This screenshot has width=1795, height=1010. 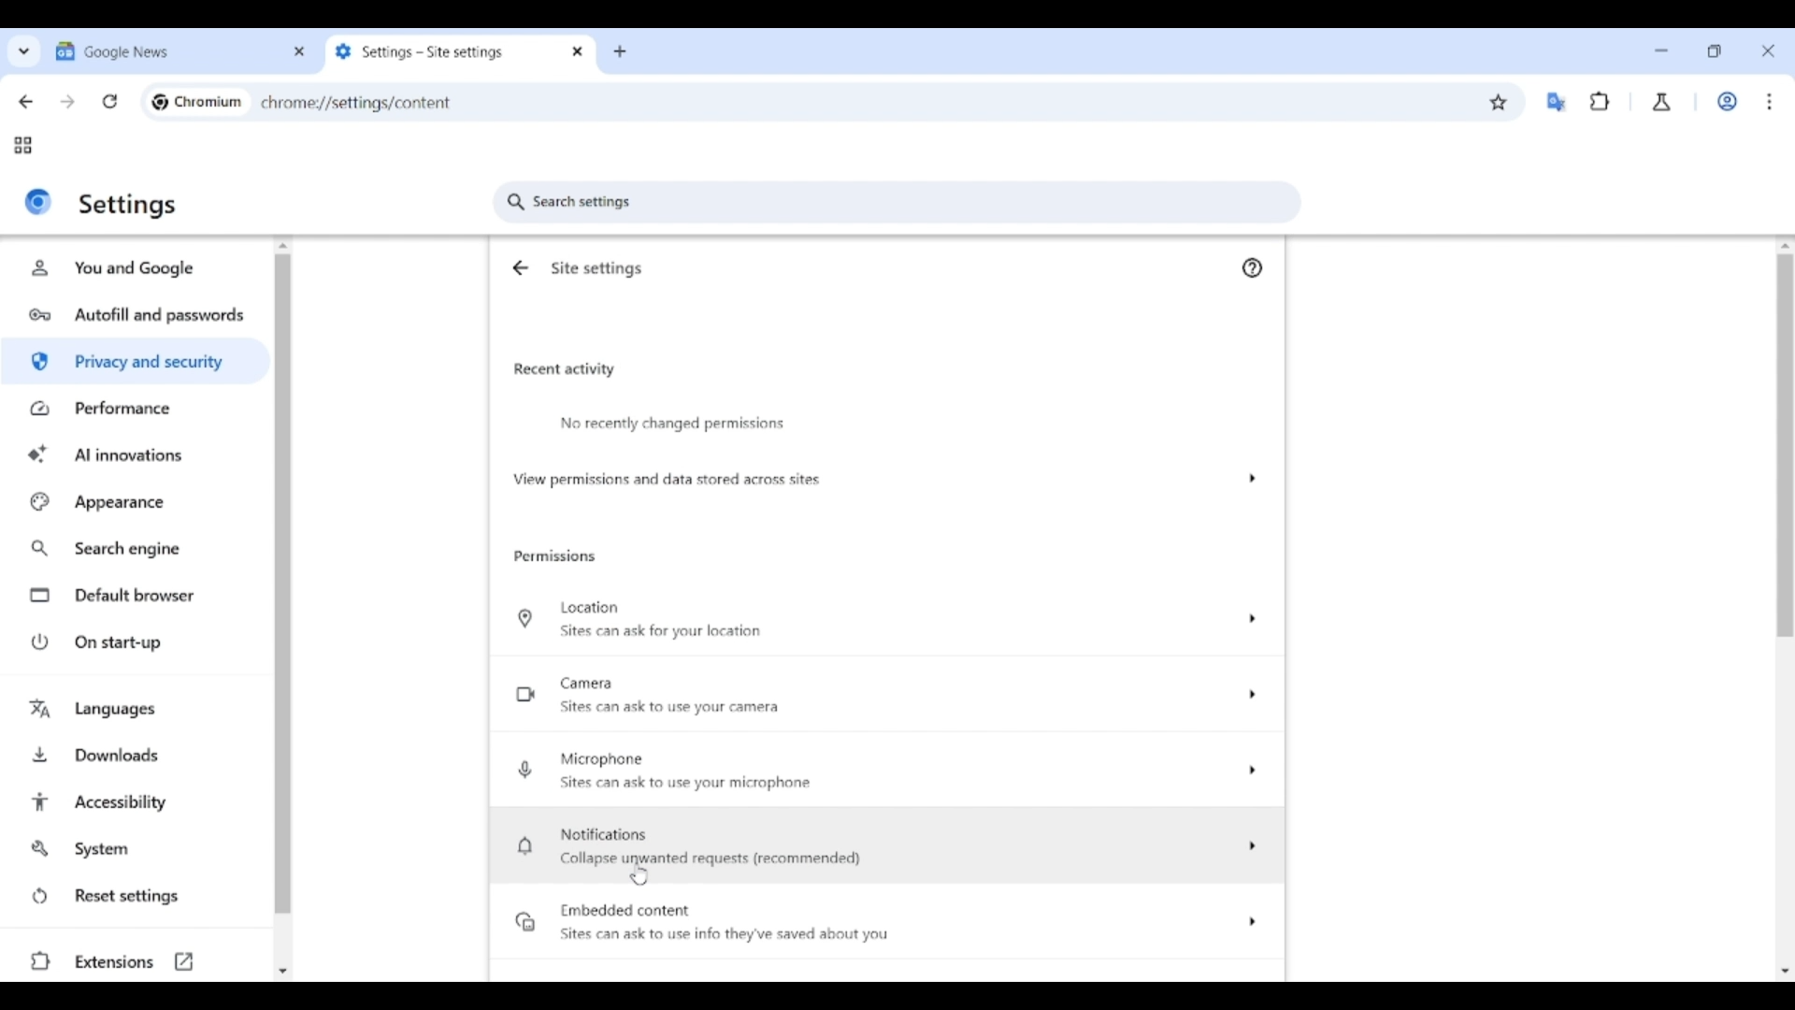 I want to click on Accessibility, so click(x=137, y=802).